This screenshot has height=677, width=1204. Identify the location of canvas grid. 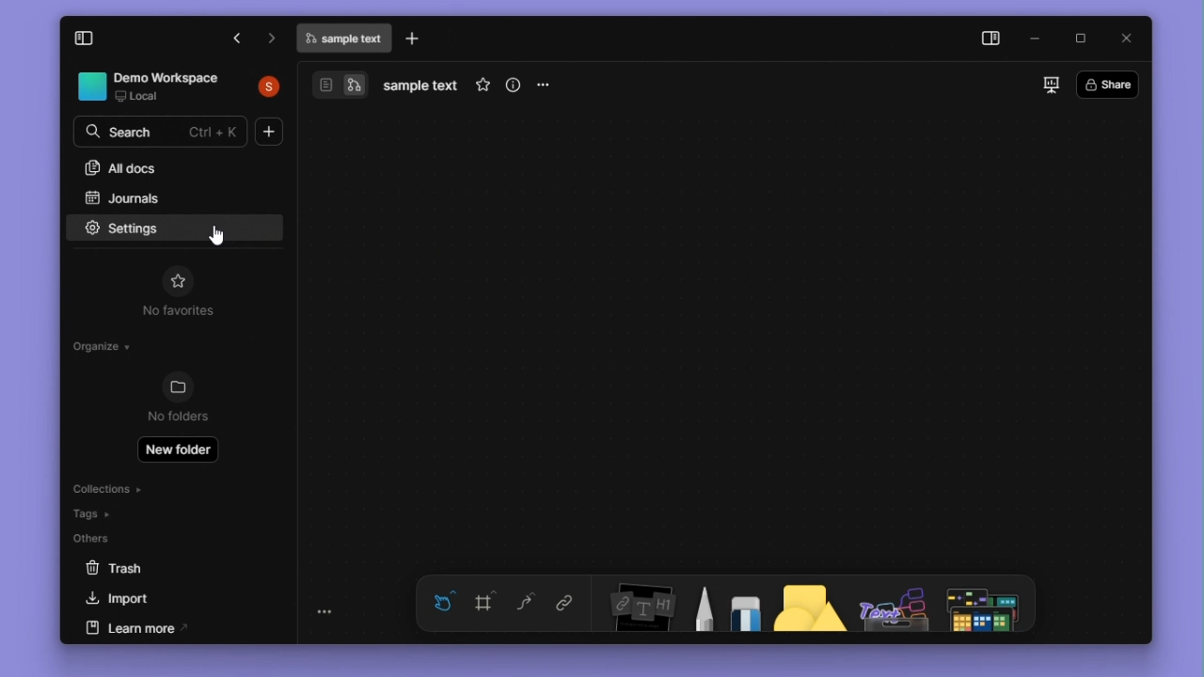
(714, 337).